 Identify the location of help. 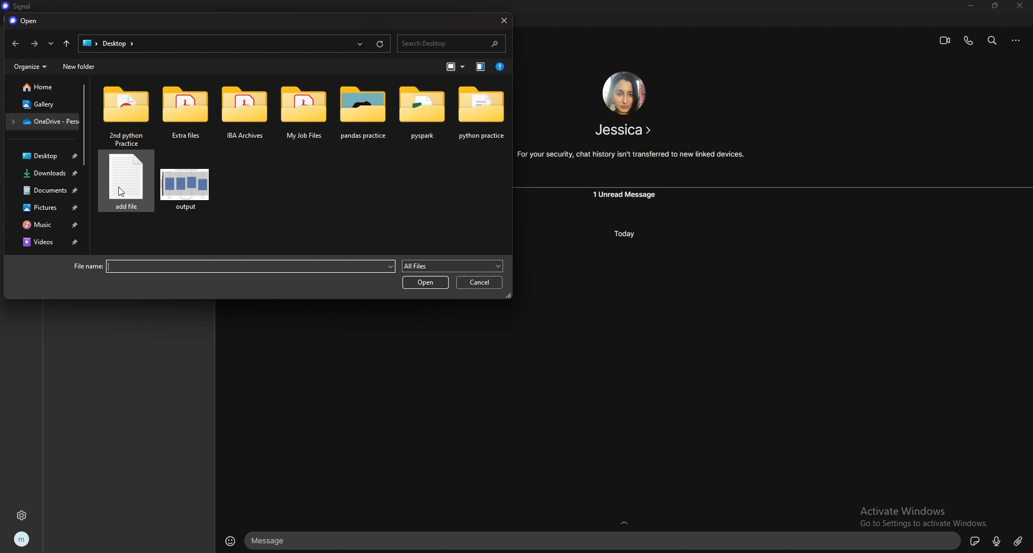
(500, 67).